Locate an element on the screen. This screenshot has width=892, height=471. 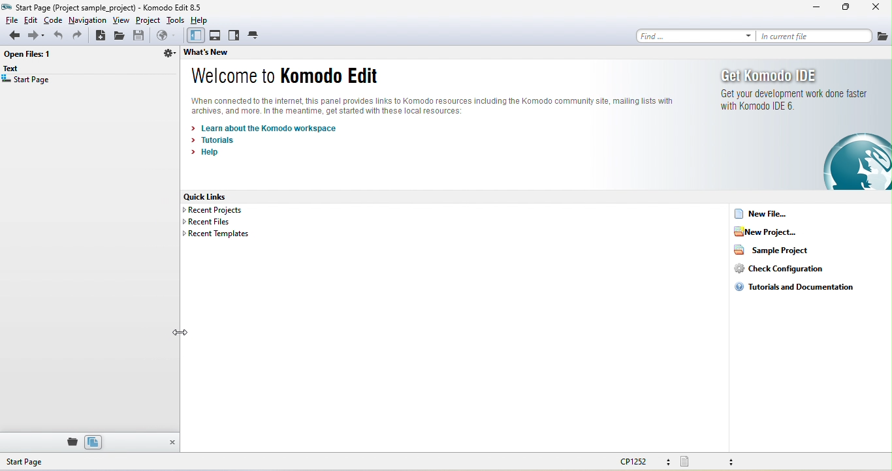
open is located at coordinates (121, 36).